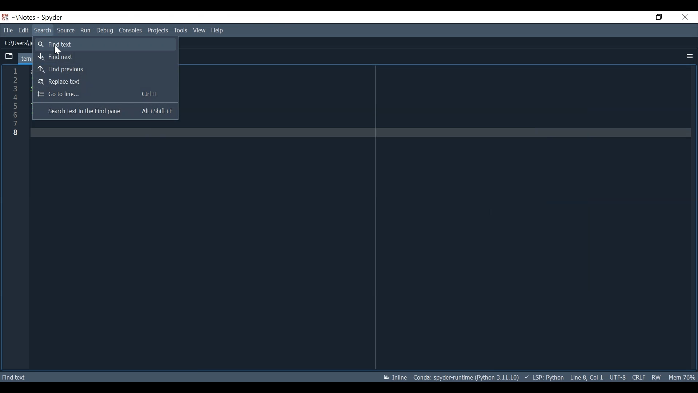 Image resolution: width=698 pixels, height=393 pixels. What do you see at coordinates (7, 57) in the screenshot?
I see `Browse tab` at bounding box center [7, 57].